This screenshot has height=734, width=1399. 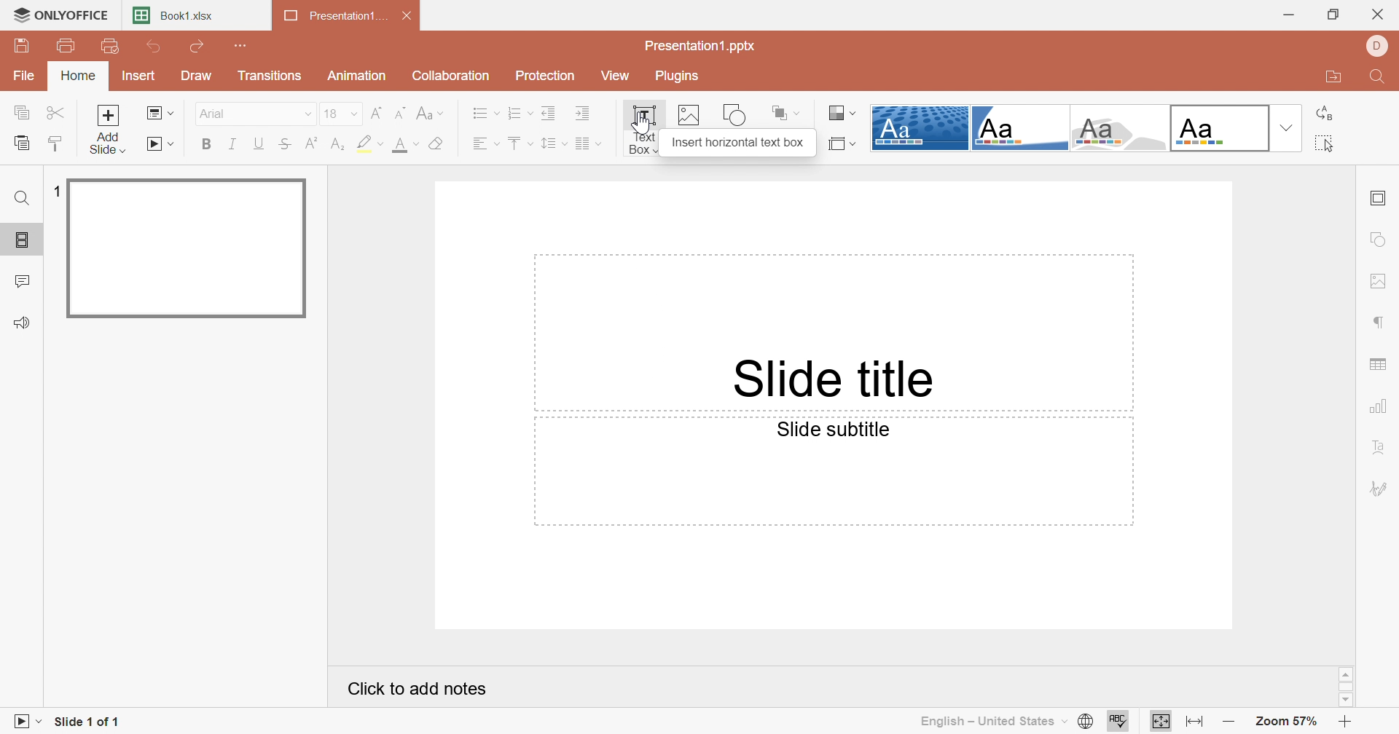 What do you see at coordinates (1382, 239) in the screenshot?
I see `Shape settings` at bounding box center [1382, 239].